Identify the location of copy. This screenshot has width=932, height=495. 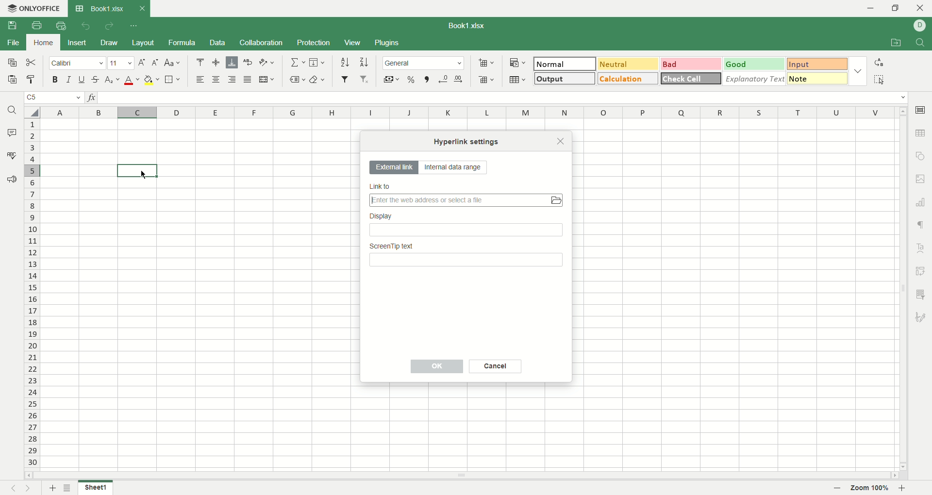
(11, 65).